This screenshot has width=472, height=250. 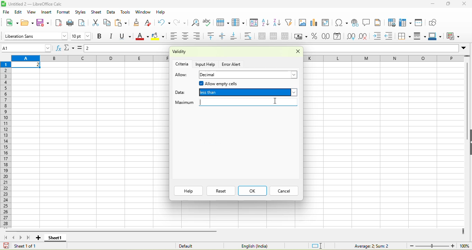 What do you see at coordinates (5, 237) in the screenshot?
I see `scroll to first sheet` at bounding box center [5, 237].